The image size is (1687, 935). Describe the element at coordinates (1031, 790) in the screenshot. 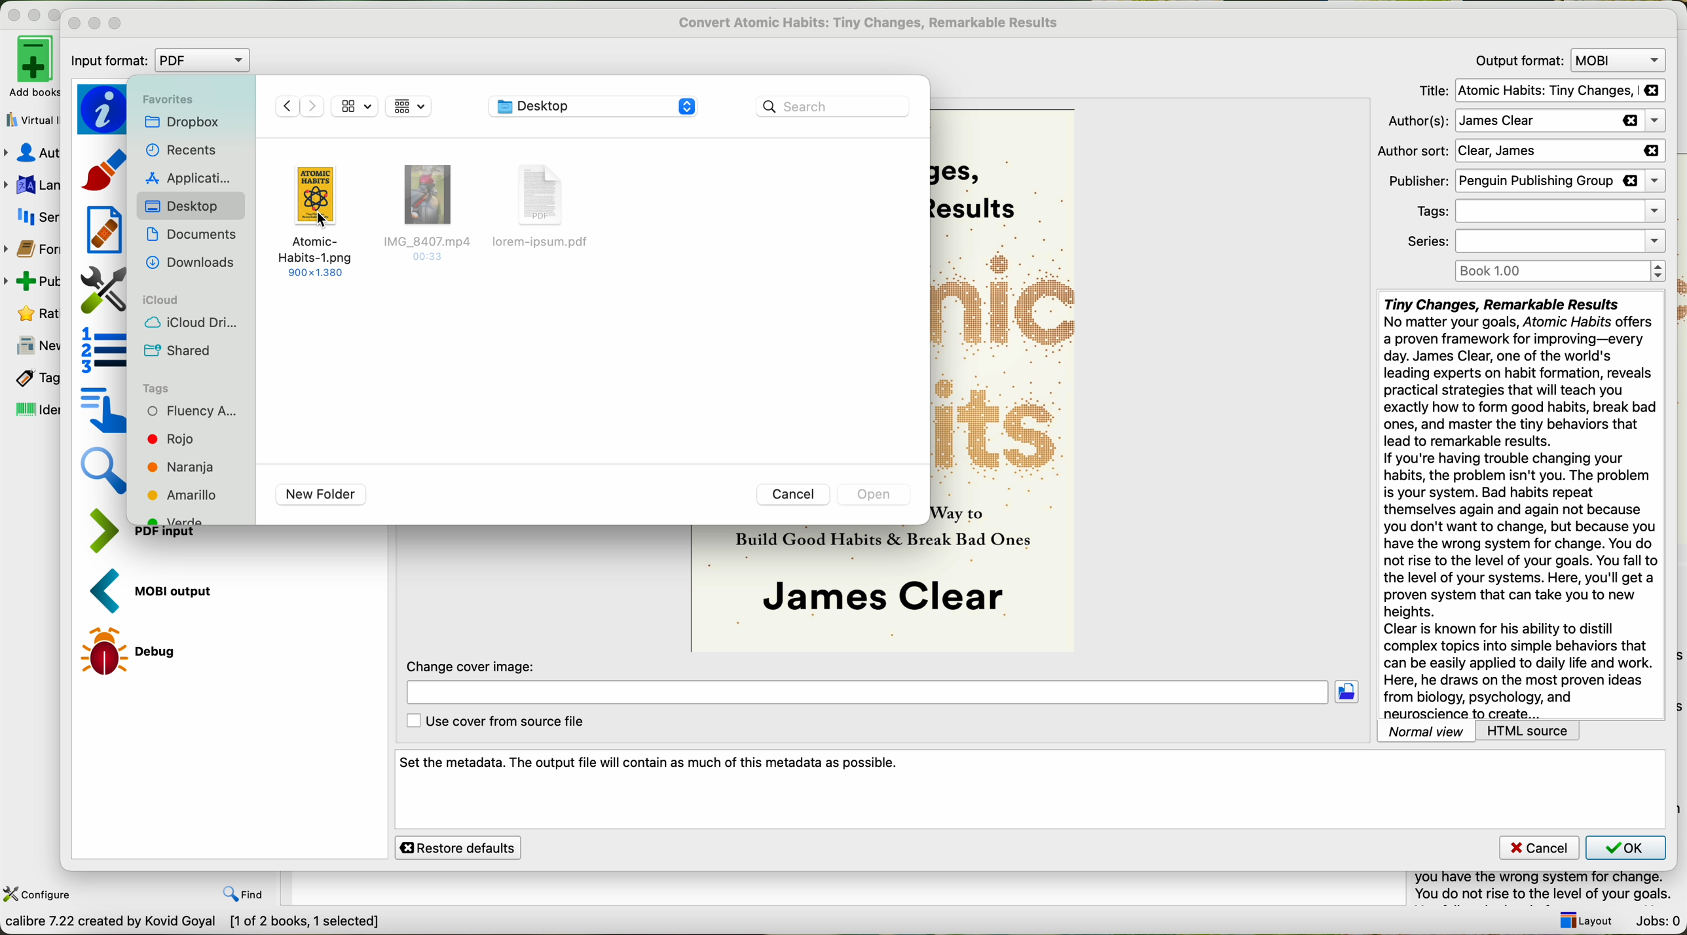

I see `set the metadata` at that location.